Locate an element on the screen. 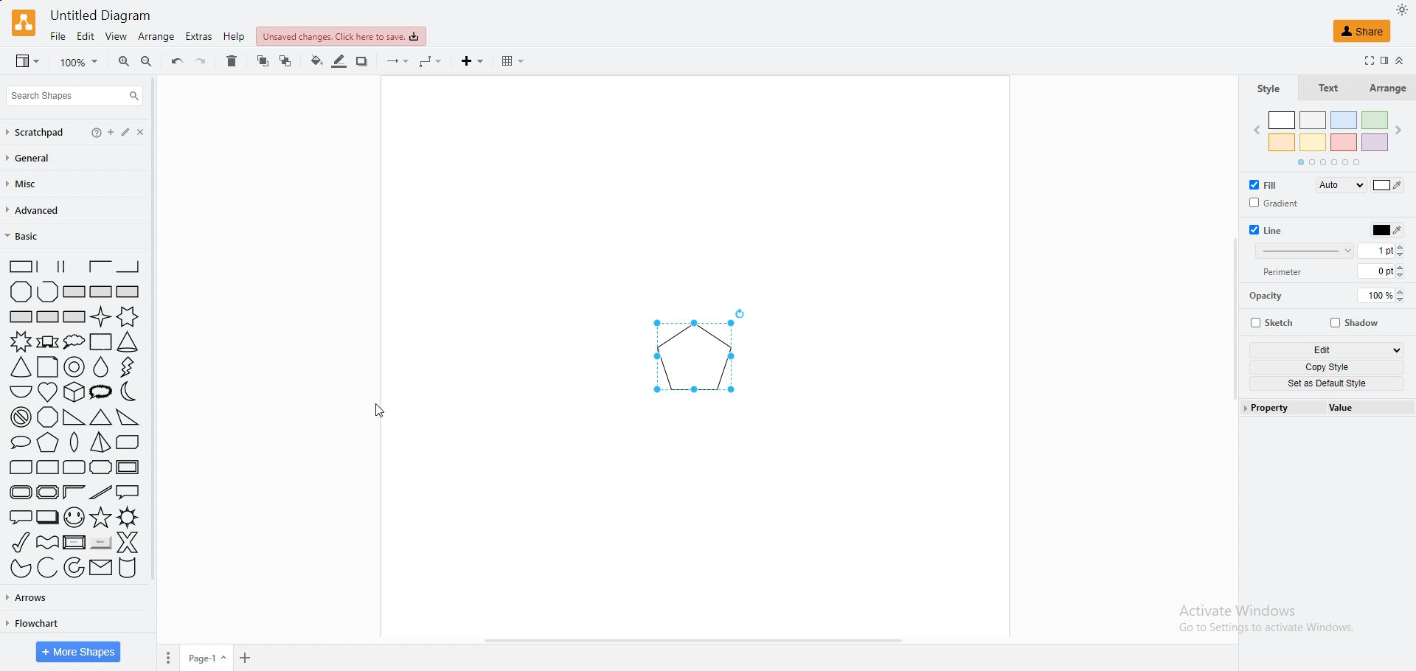 Image resolution: width=1416 pixels, height=671 pixels. line width 1pt is located at coordinates (1375, 251).